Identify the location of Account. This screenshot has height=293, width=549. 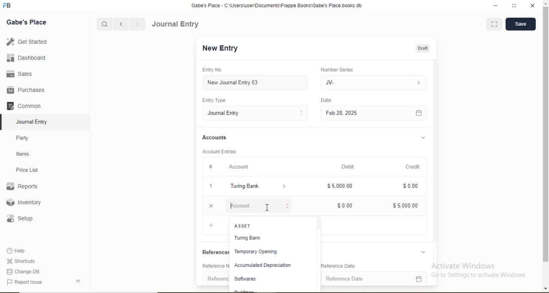
(241, 206).